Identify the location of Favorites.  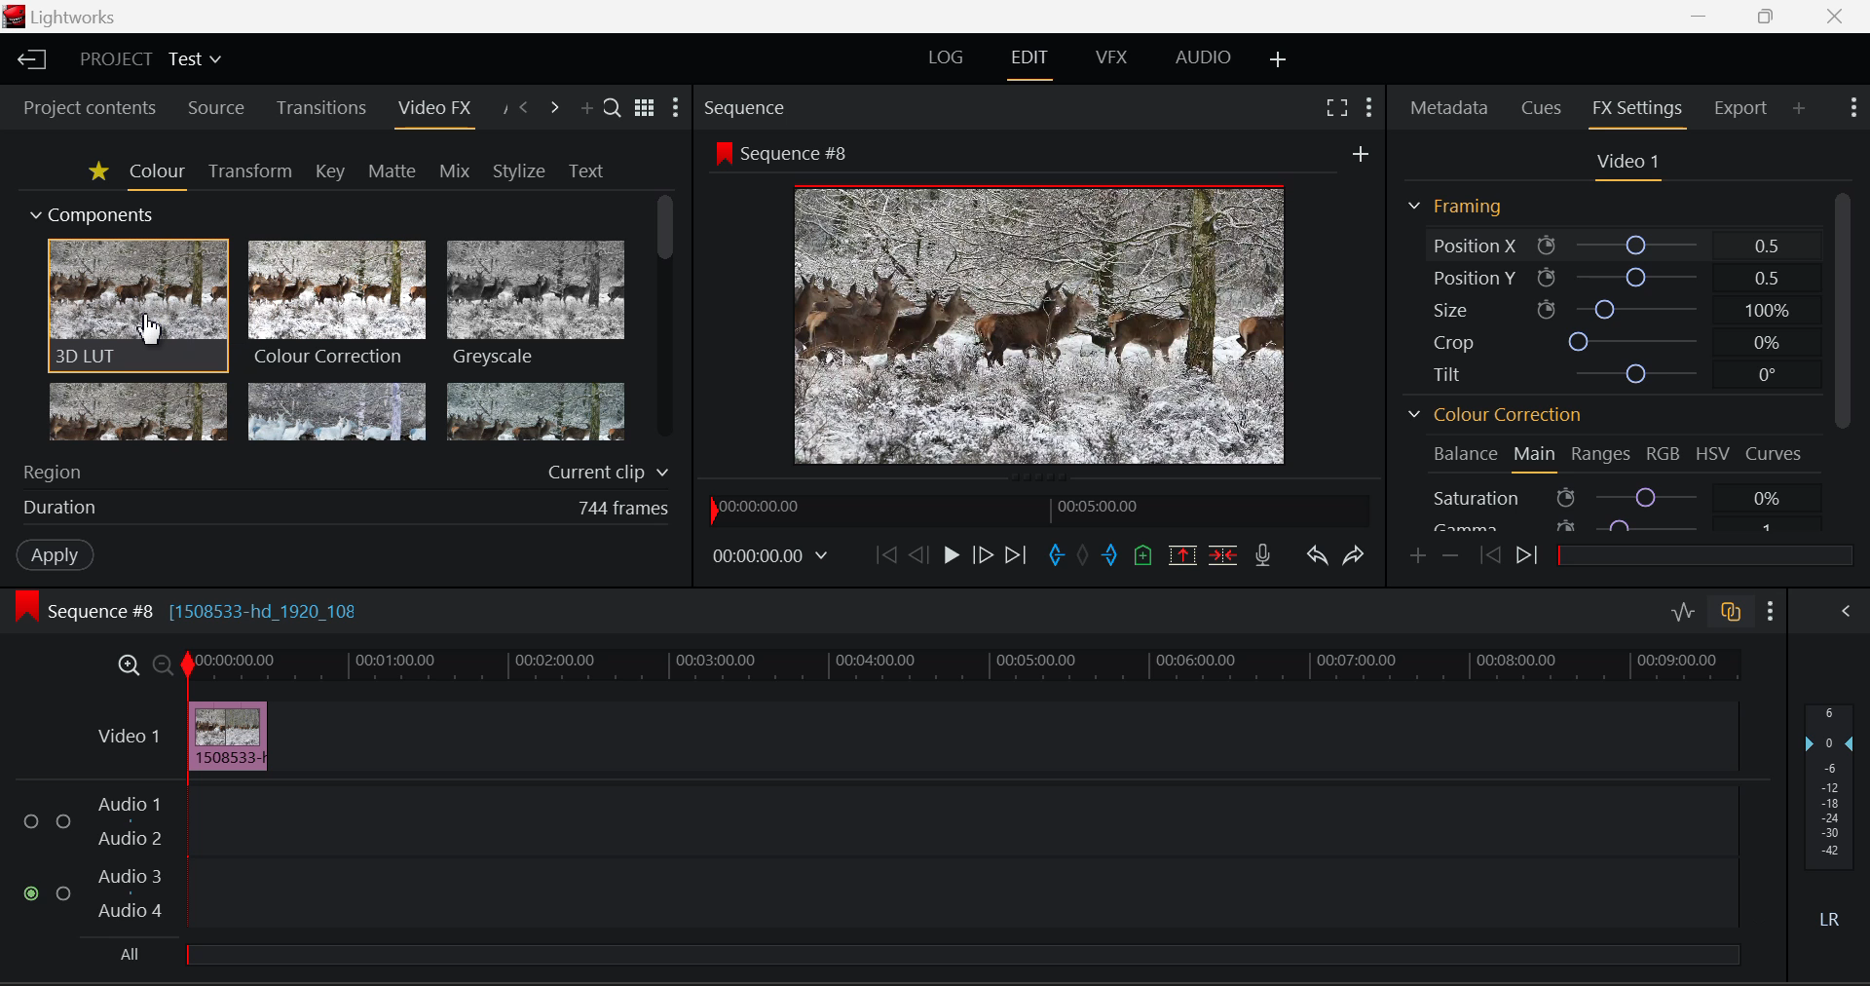
(98, 173).